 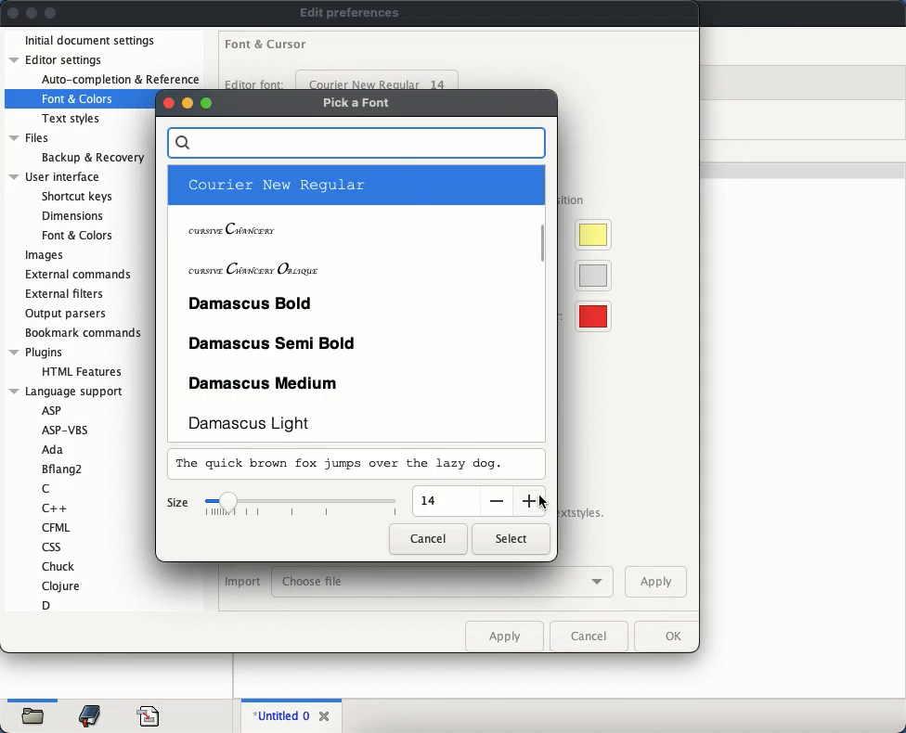 I want to click on c++, so click(x=57, y=508).